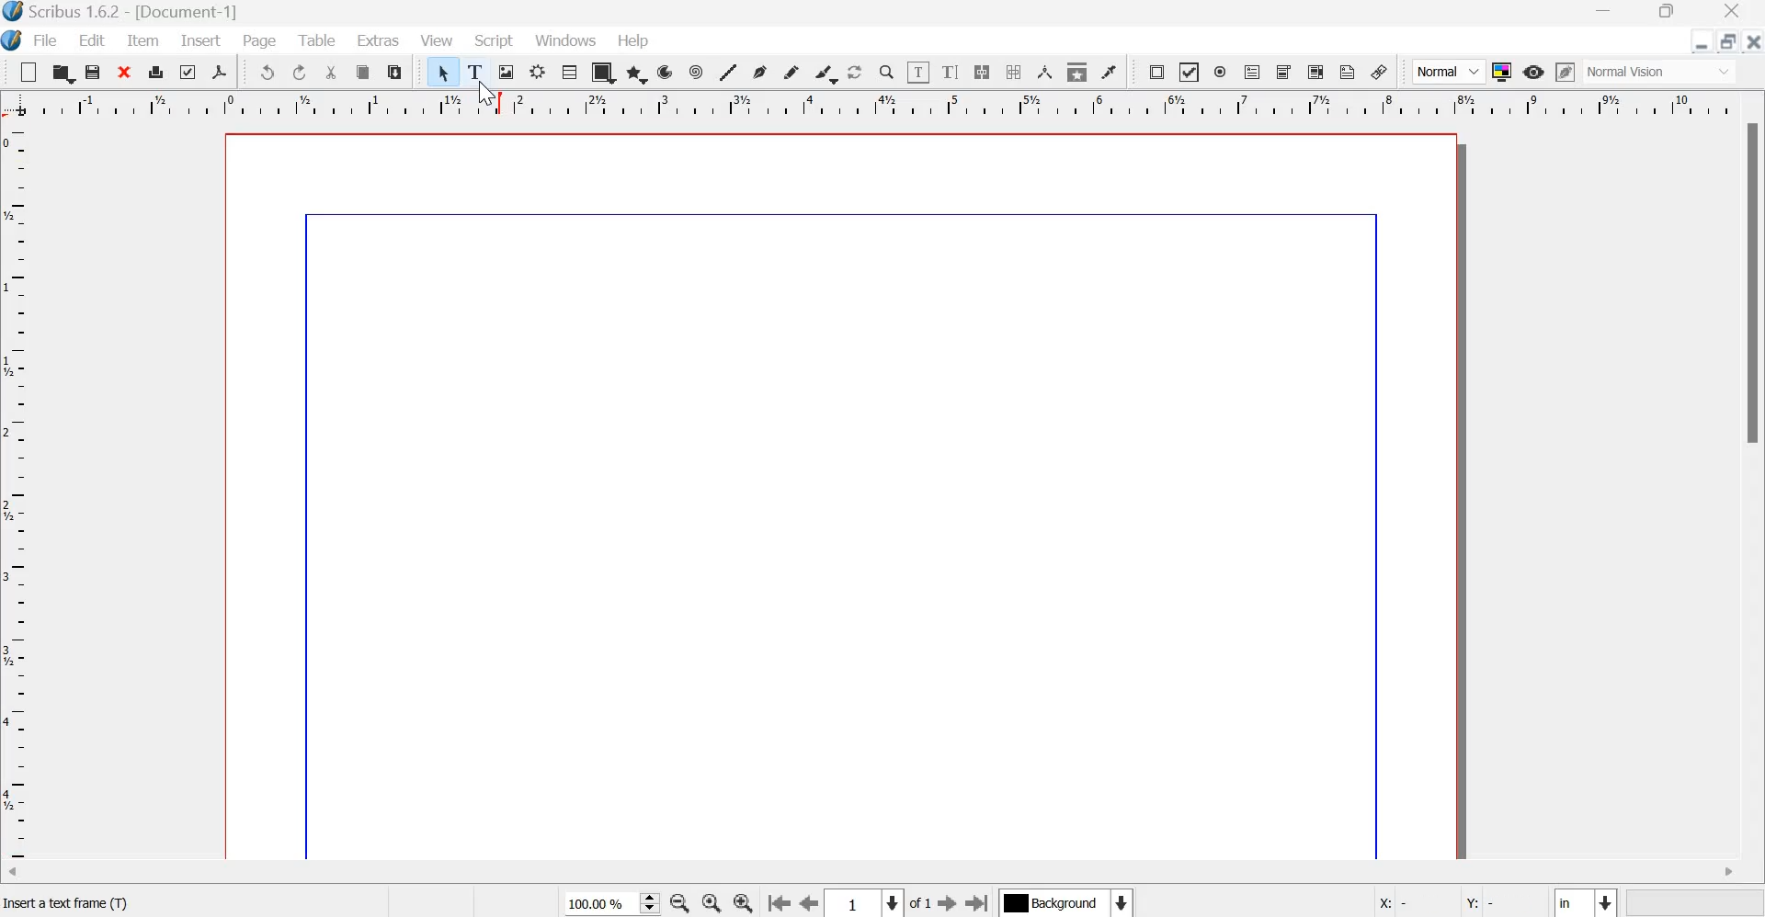  What do you see at coordinates (636, 40) in the screenshot?
I see `Help` at bounding box center [636, 40].